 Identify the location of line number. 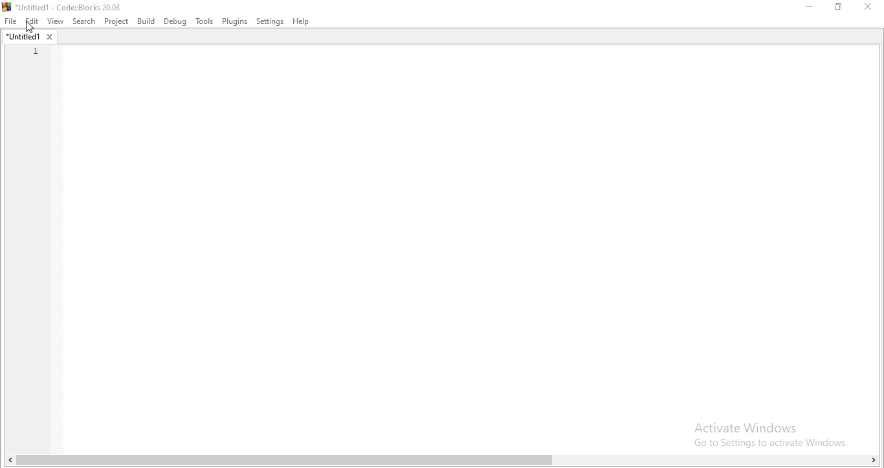
(36, 51).